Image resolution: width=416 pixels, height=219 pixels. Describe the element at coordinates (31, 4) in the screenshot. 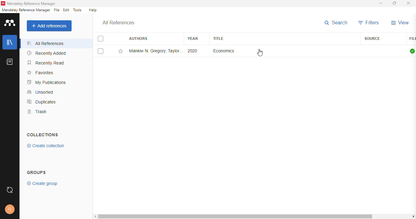

I see `mendeley reference manager` at that location.